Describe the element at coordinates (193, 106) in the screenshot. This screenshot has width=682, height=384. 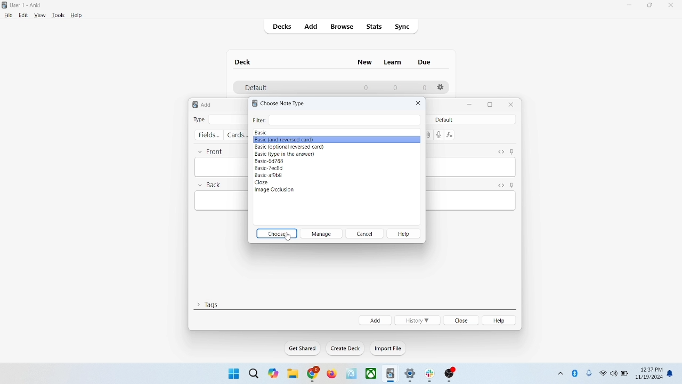
I see `logo` at that location.